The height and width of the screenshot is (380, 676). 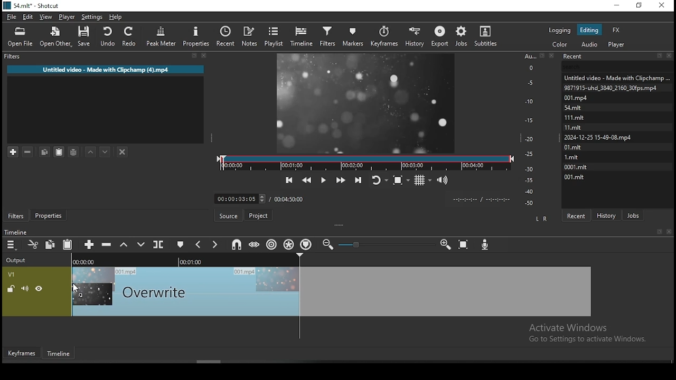 What do you see at coordinates (385, 36) in the screenshot?
I see `keyframes` at bounding box center [385, 36].